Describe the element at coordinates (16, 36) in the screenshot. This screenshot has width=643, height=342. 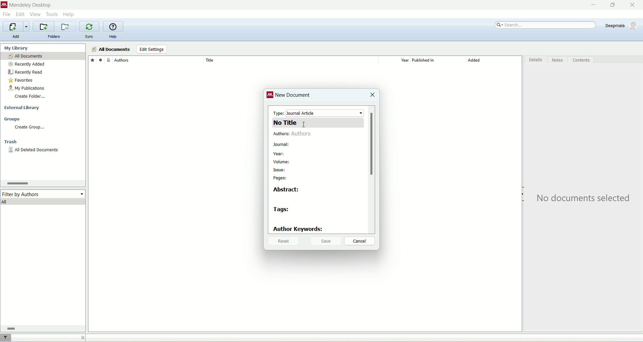
I see `add` at that location.